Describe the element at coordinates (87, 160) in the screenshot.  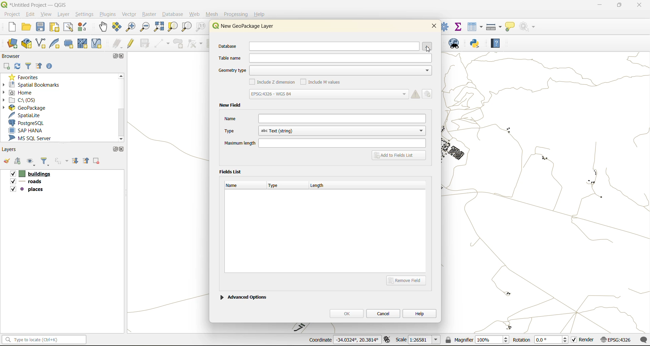
I see `collapse all` at that location.